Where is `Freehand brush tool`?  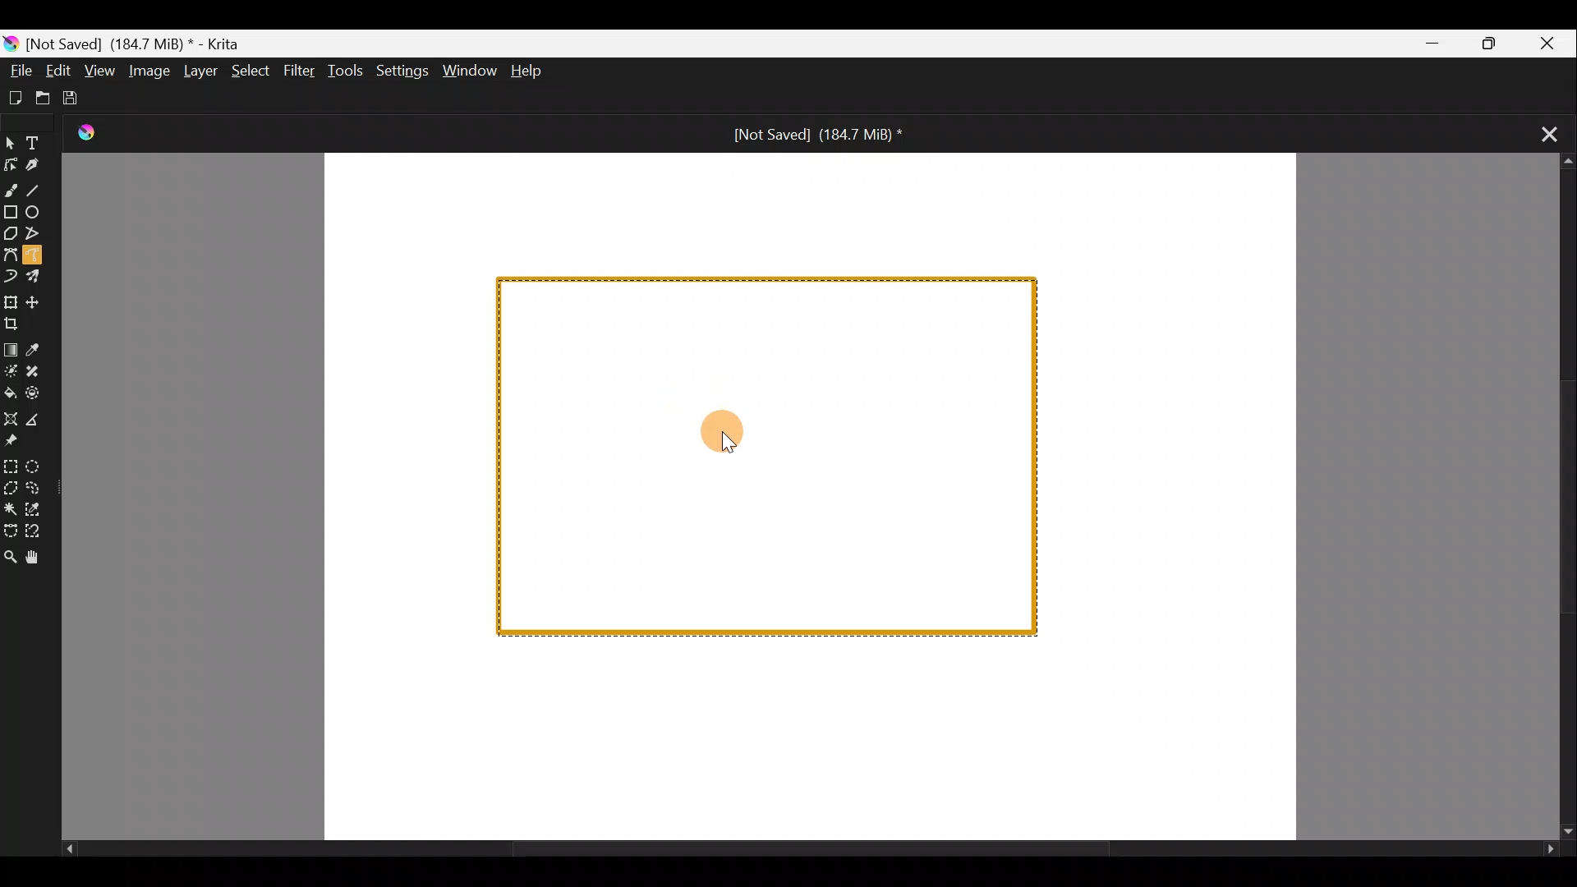 Freehand brush tool is located at coordinates (10, 190).